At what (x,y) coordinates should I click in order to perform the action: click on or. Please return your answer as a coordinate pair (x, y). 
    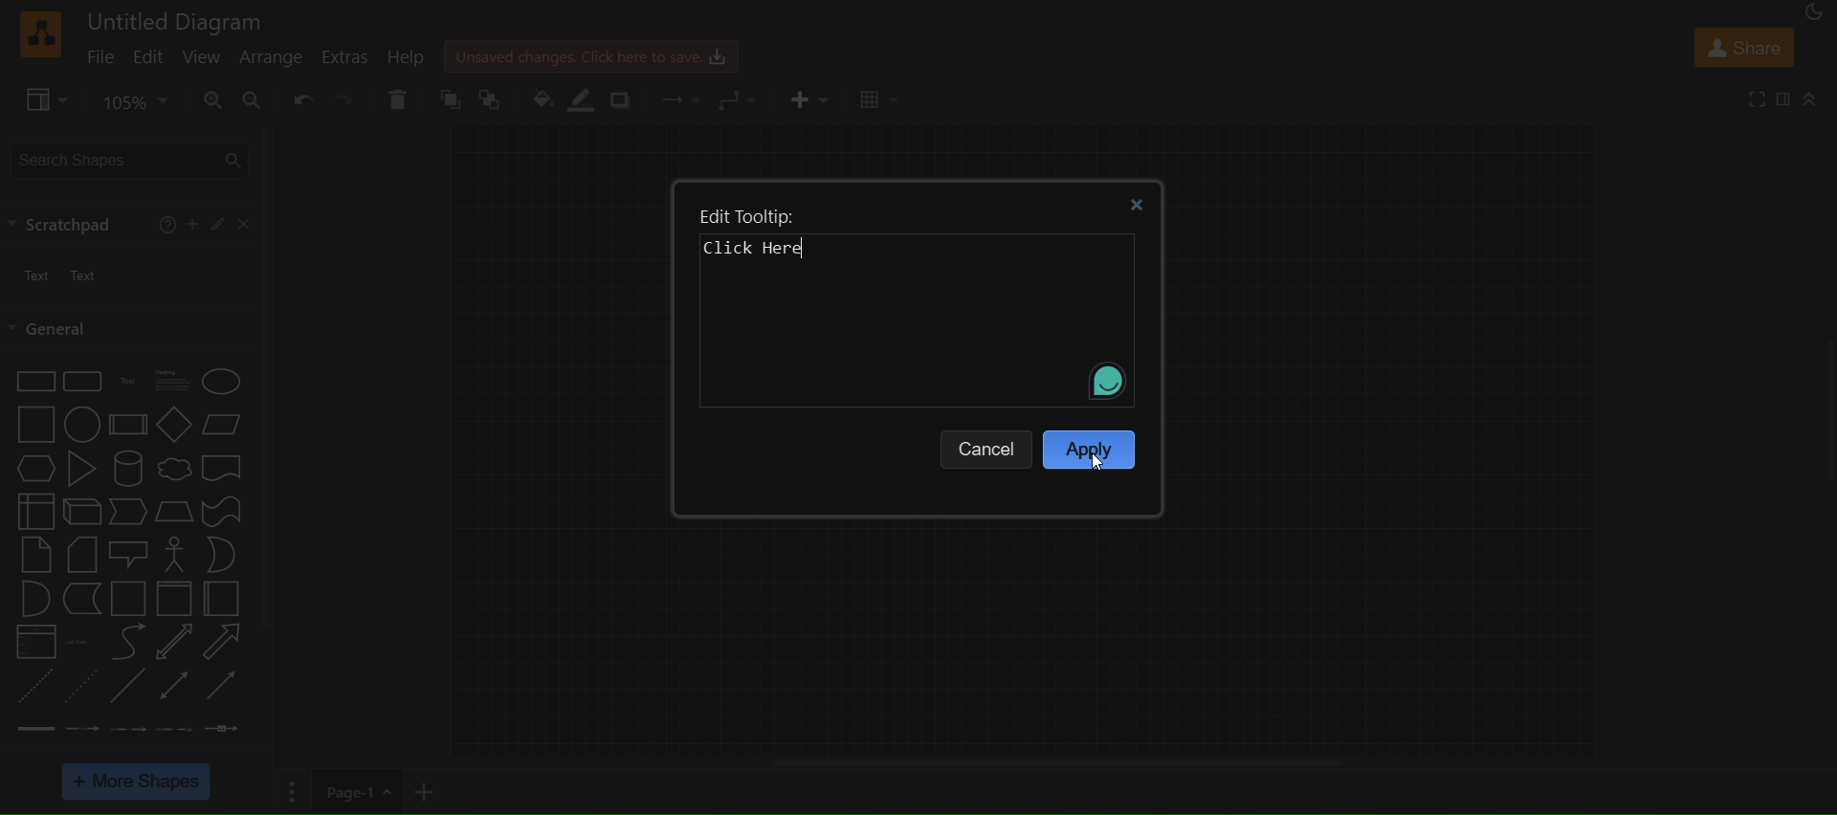
    Looking at the image, I should click on (221, 555).